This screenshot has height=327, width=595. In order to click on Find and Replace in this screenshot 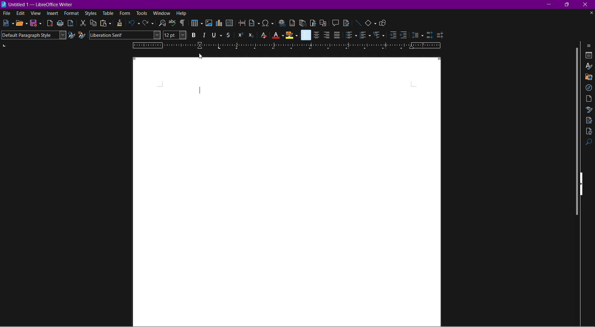, I will do `click(161, 23)`.